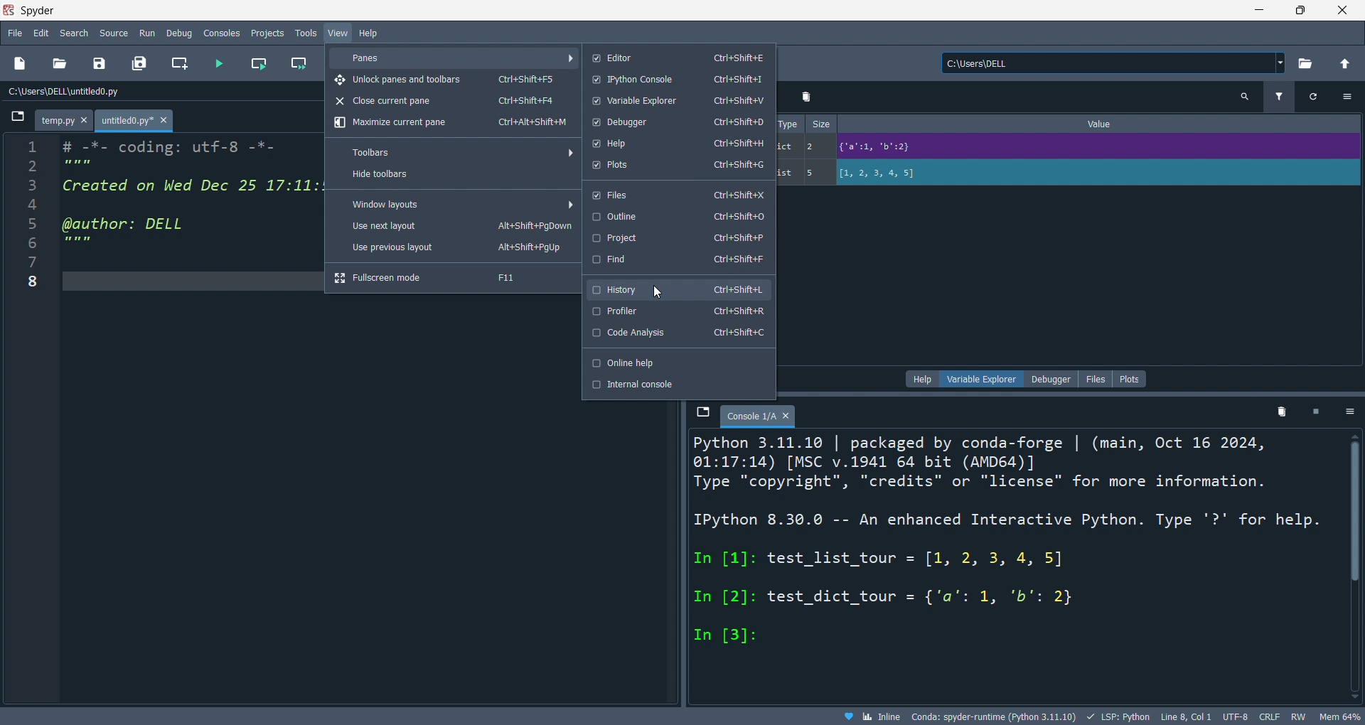  Describe the element at coordinates (257, 65) in the screenshot. I see `run cell` at that location.